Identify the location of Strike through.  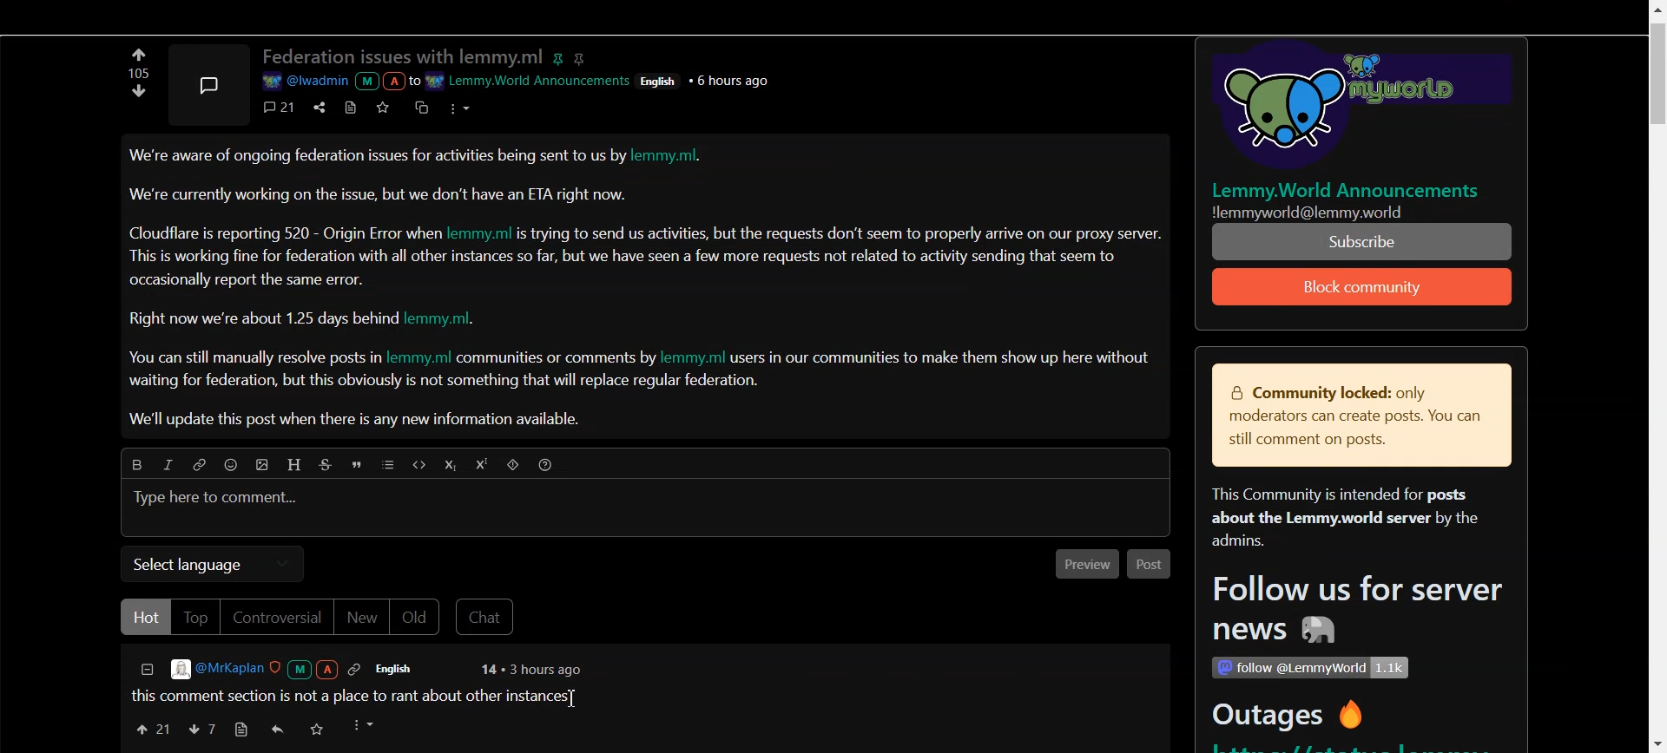
(328, 465).